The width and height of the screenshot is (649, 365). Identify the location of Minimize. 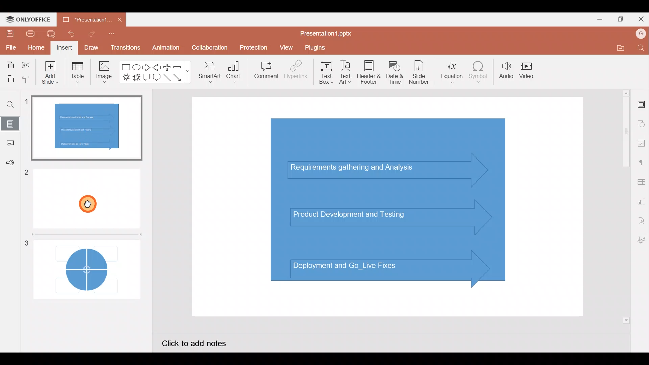
(598, 20).